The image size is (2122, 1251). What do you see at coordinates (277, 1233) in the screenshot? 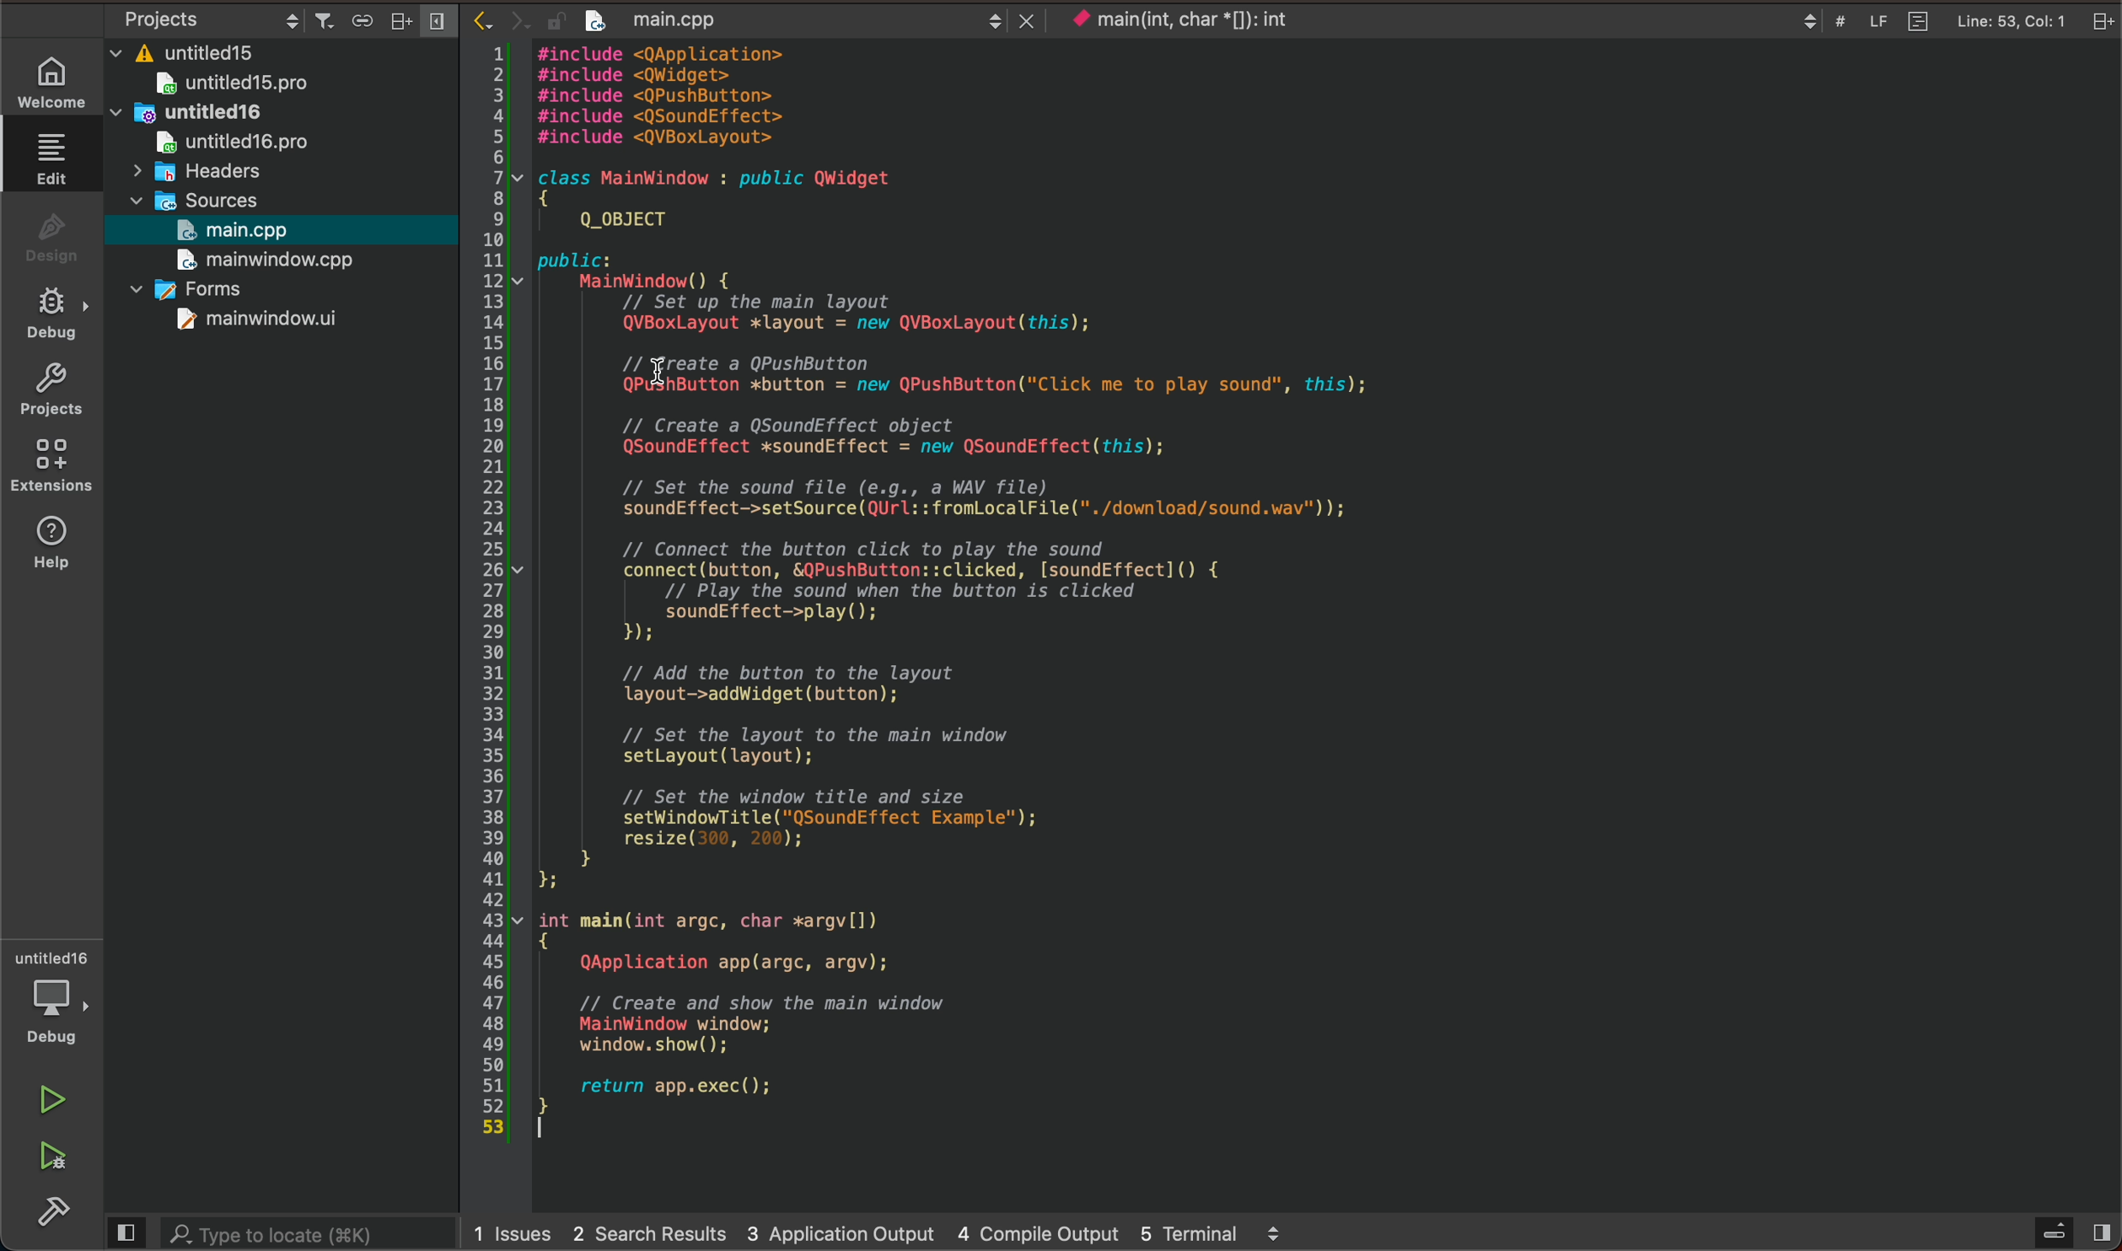
I see `search` at bounding box center [277, 1233].